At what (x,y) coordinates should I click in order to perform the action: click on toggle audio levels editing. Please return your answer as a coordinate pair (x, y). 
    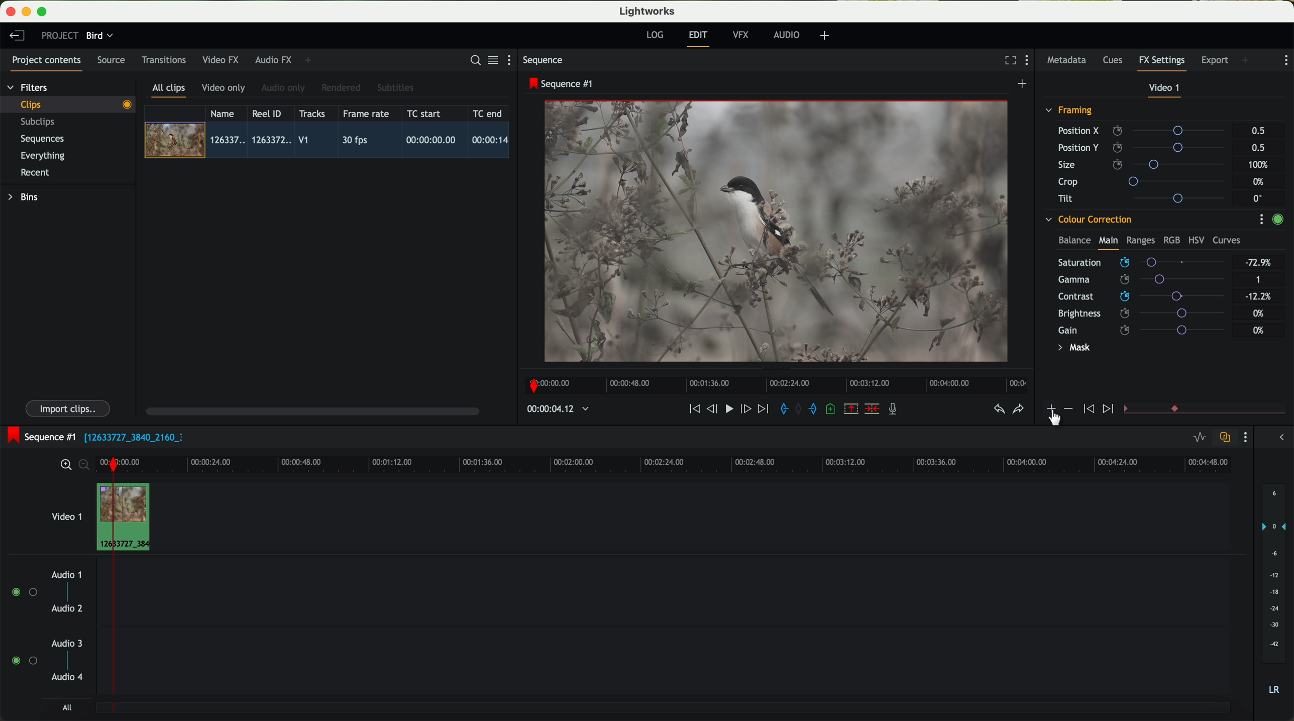
    Looking at the image, I should click on (1199, 439).